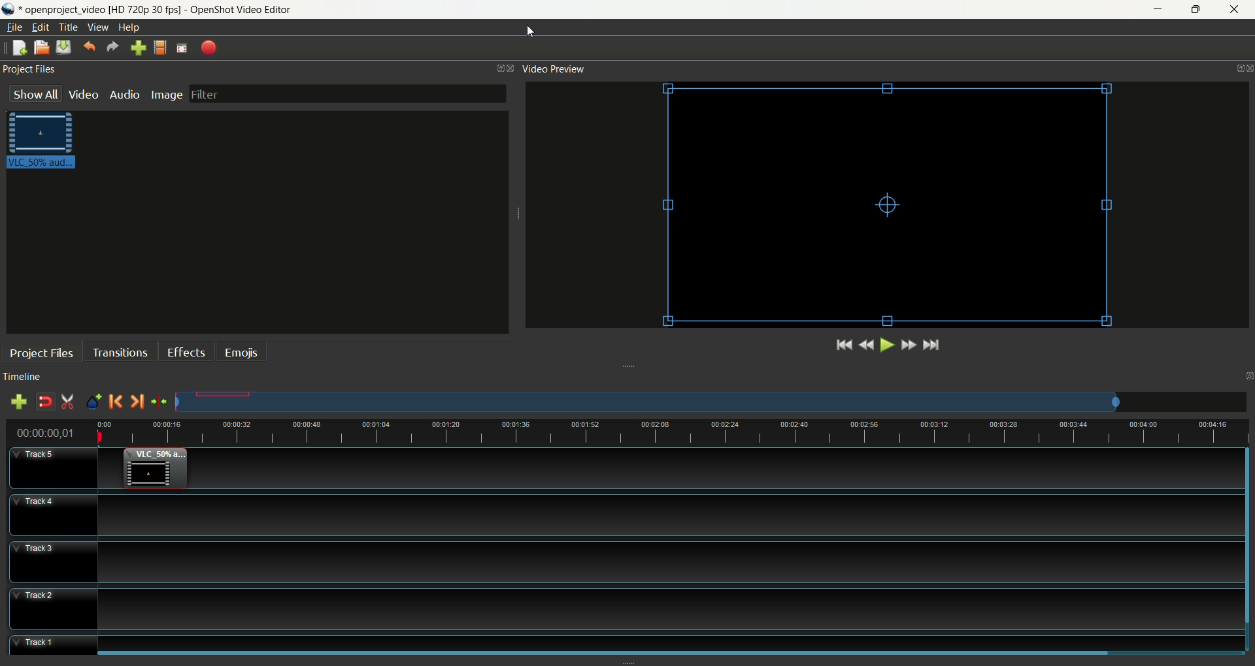 Image resolution: width=1255 pixels, height=666 pixels. What do you see at coordinates (242, 351) in the screenshot?
I see `emojis` at bounding box center [242, 351].